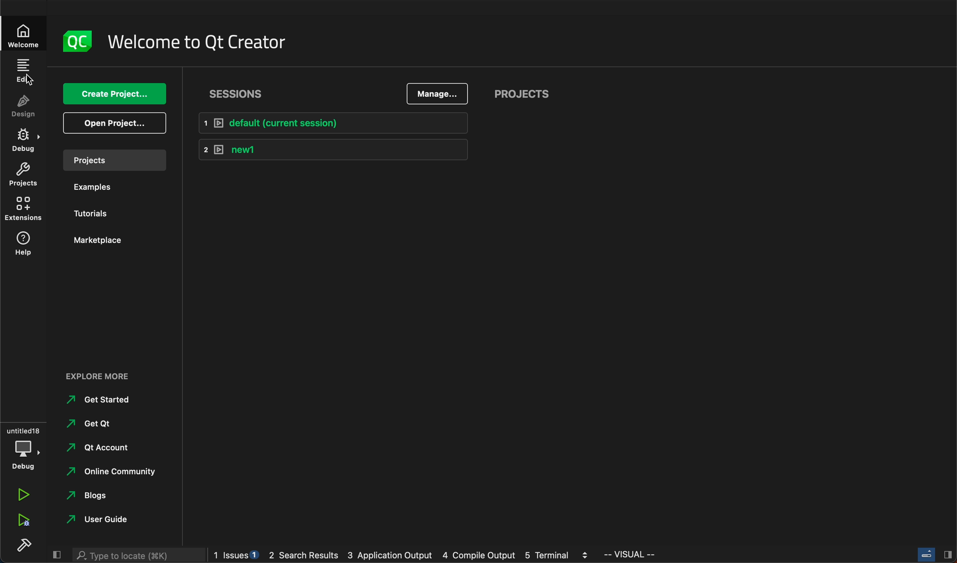  I want to click on close sidebar, so click(935, 555).